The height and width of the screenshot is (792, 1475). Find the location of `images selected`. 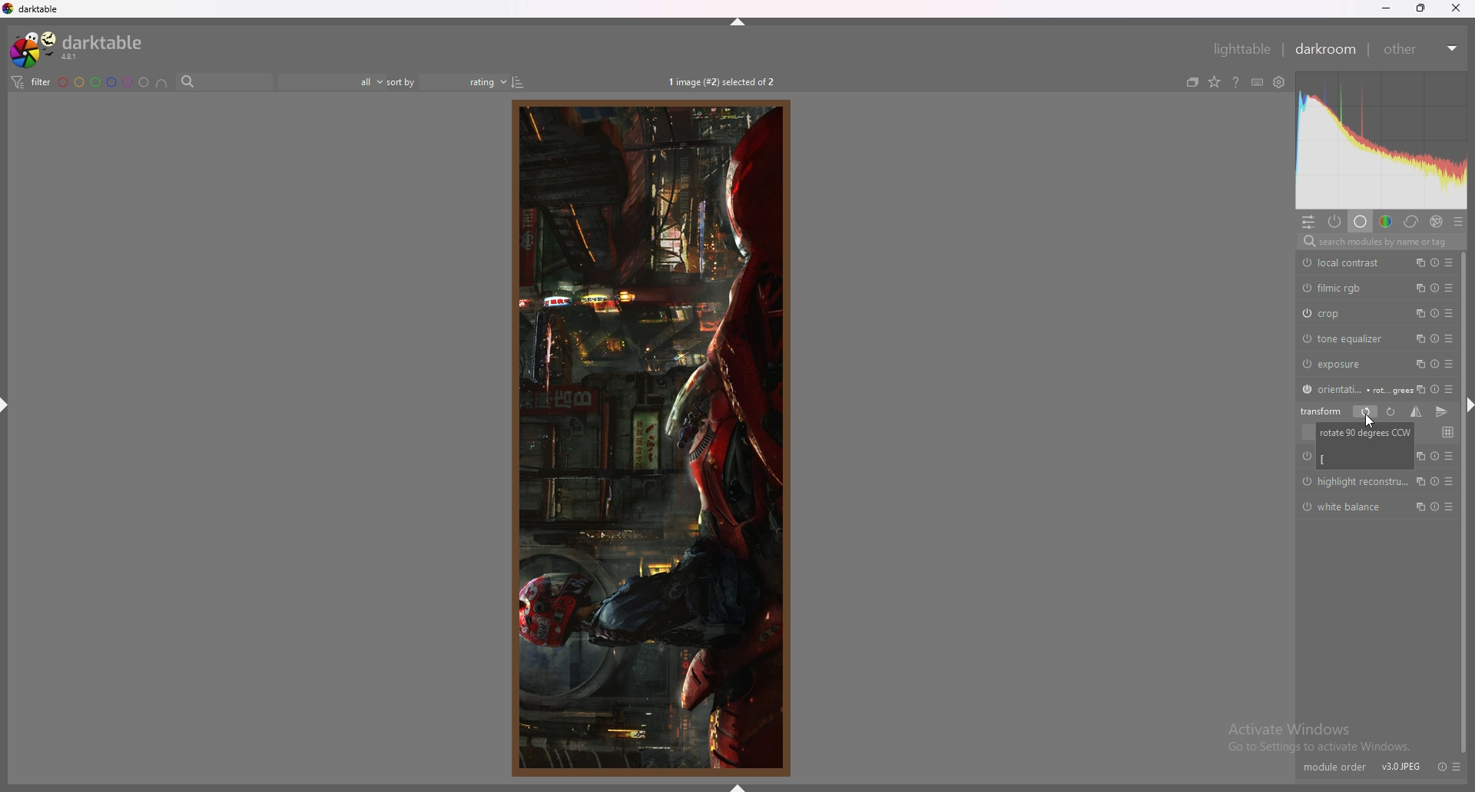

images selected is located at coordinates (722, 82).